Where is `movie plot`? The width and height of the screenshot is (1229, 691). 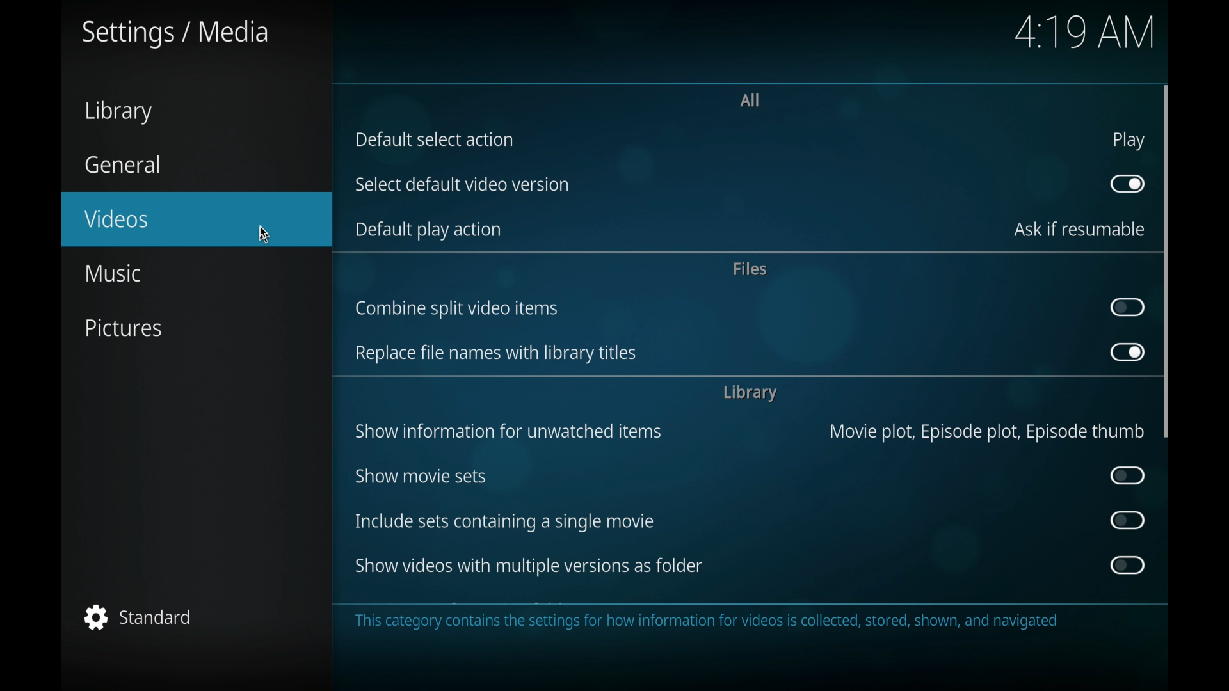 movie plot is located at coordinates (986, 433).